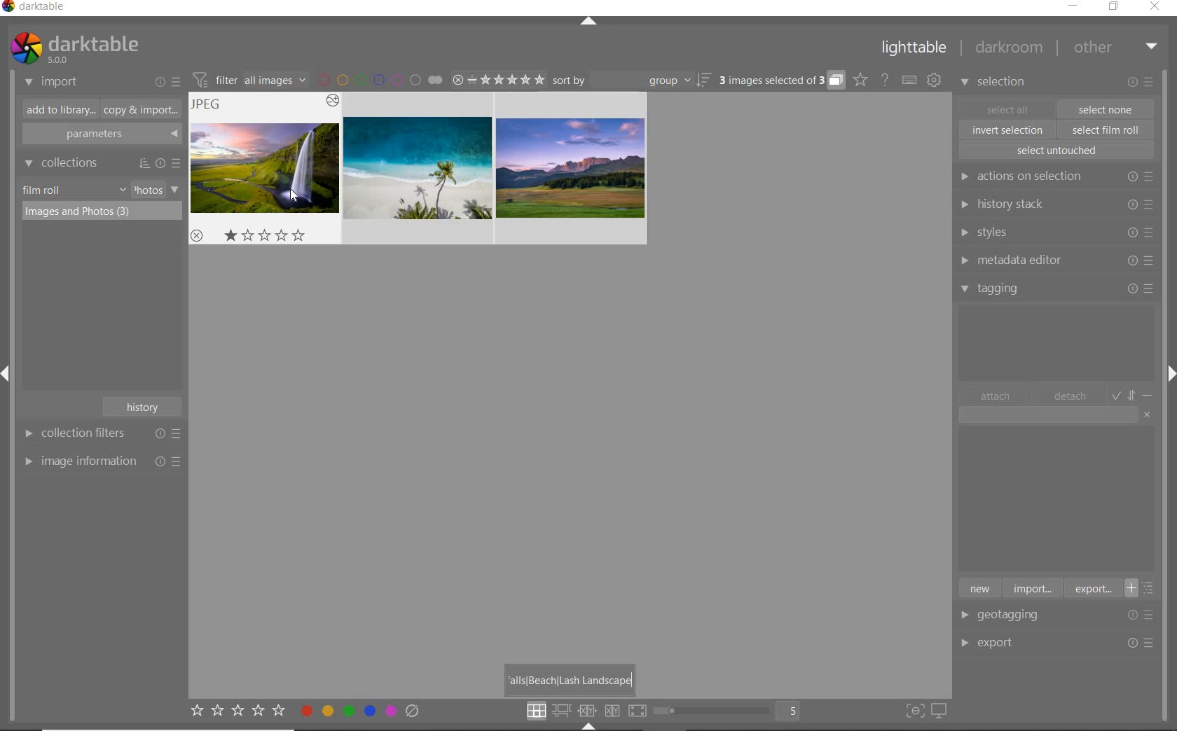 Image resolution: width=1177 pixels, height=731 pixels. Describe the element at coordinates (1157, 8) in the screenshot. I see `close` at that location.